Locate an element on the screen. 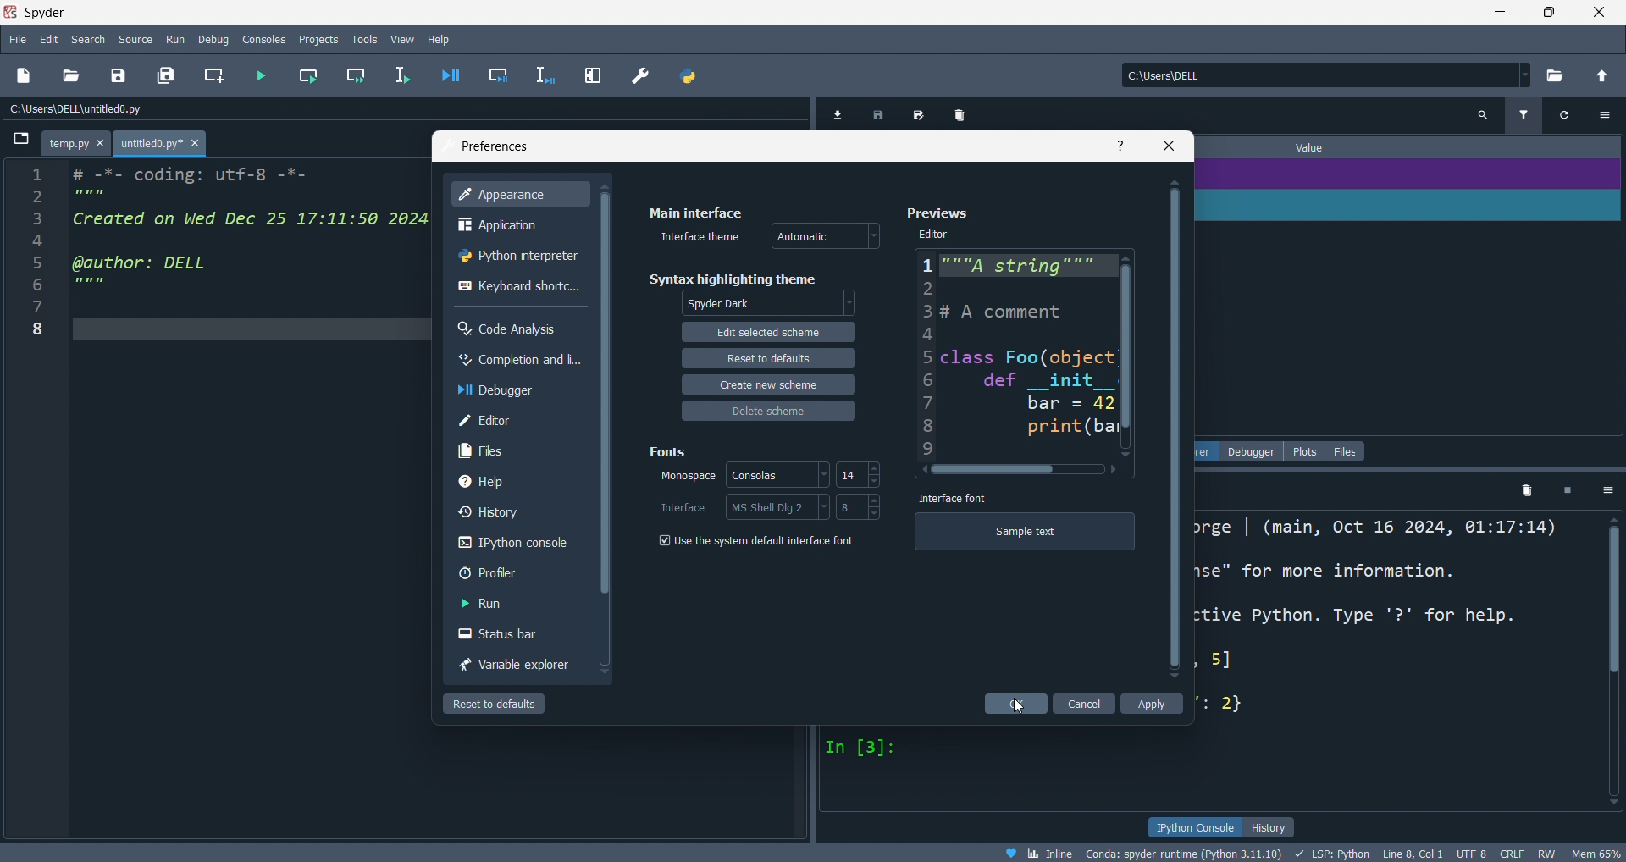 The image size is (1626, 862). edit is located at coordinates (766, 331).